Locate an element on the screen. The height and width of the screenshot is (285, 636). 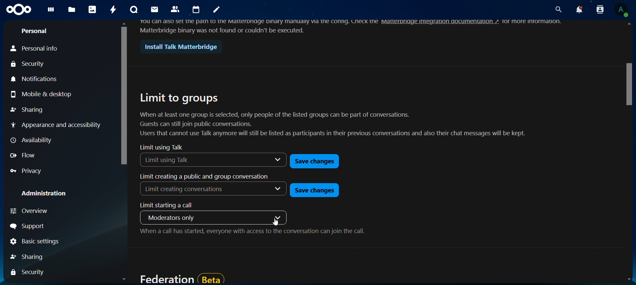
cursor is located at coordinates (276, 222).